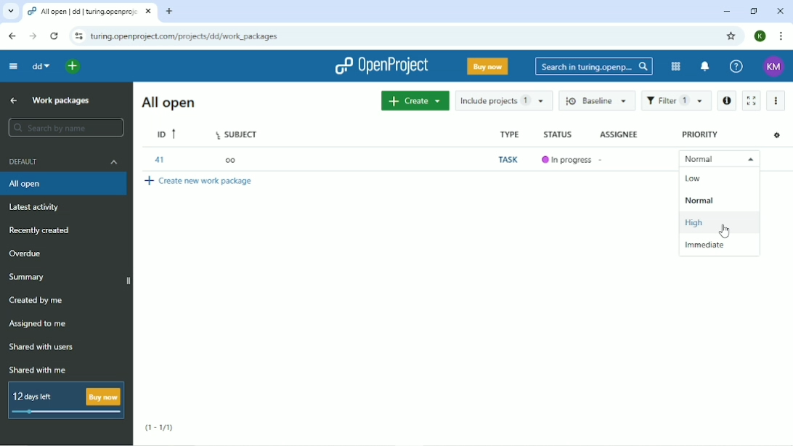 Image resolution: width=793 pixels, height=446 pixels. What do you see at coordinates (29, 277) in the screenshot?
I see `Summary` at bounding box center [29, 277].